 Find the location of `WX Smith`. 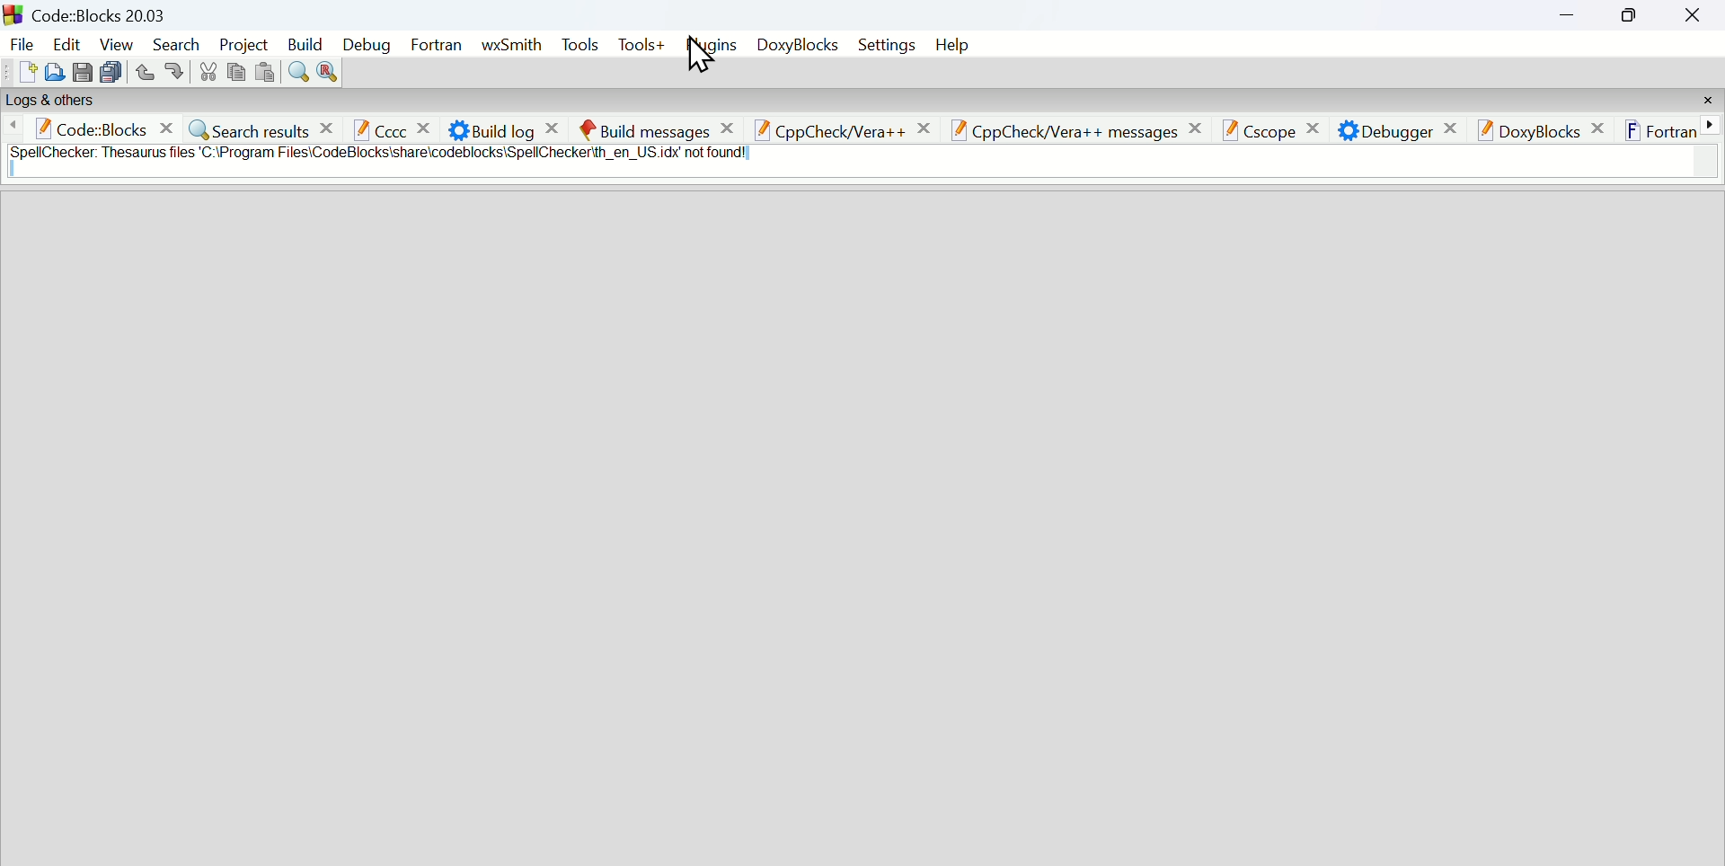

WX Smith is located at coordinates (511, 44).